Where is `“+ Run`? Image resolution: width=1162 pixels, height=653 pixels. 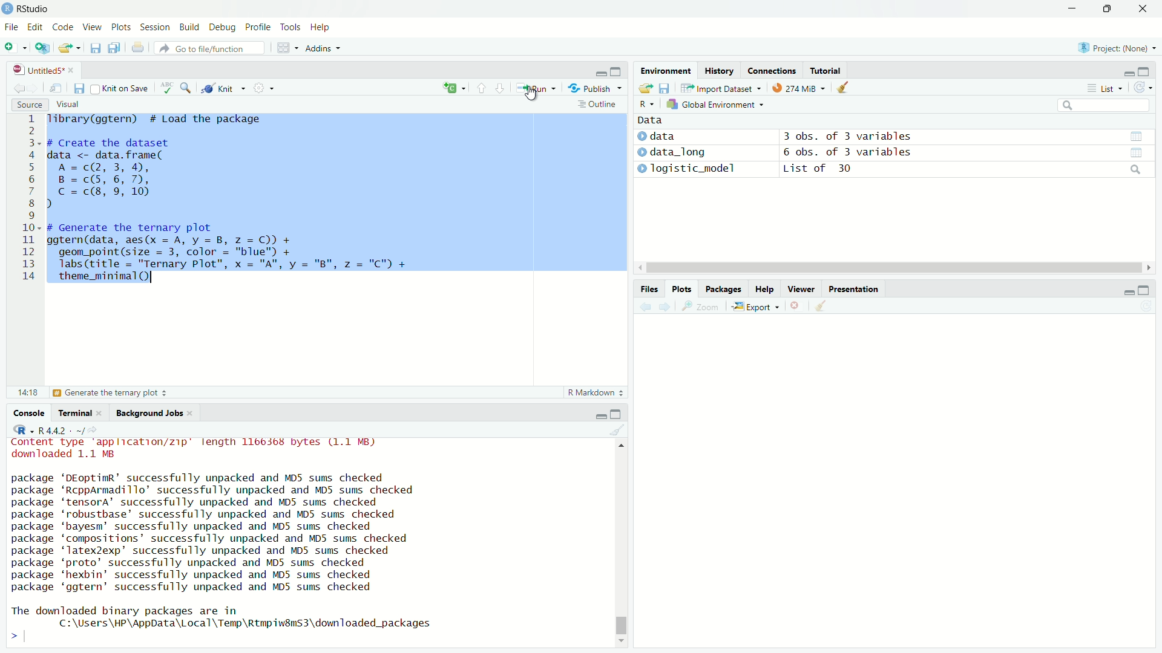 “+ Run is located at coordinates (540, 88).